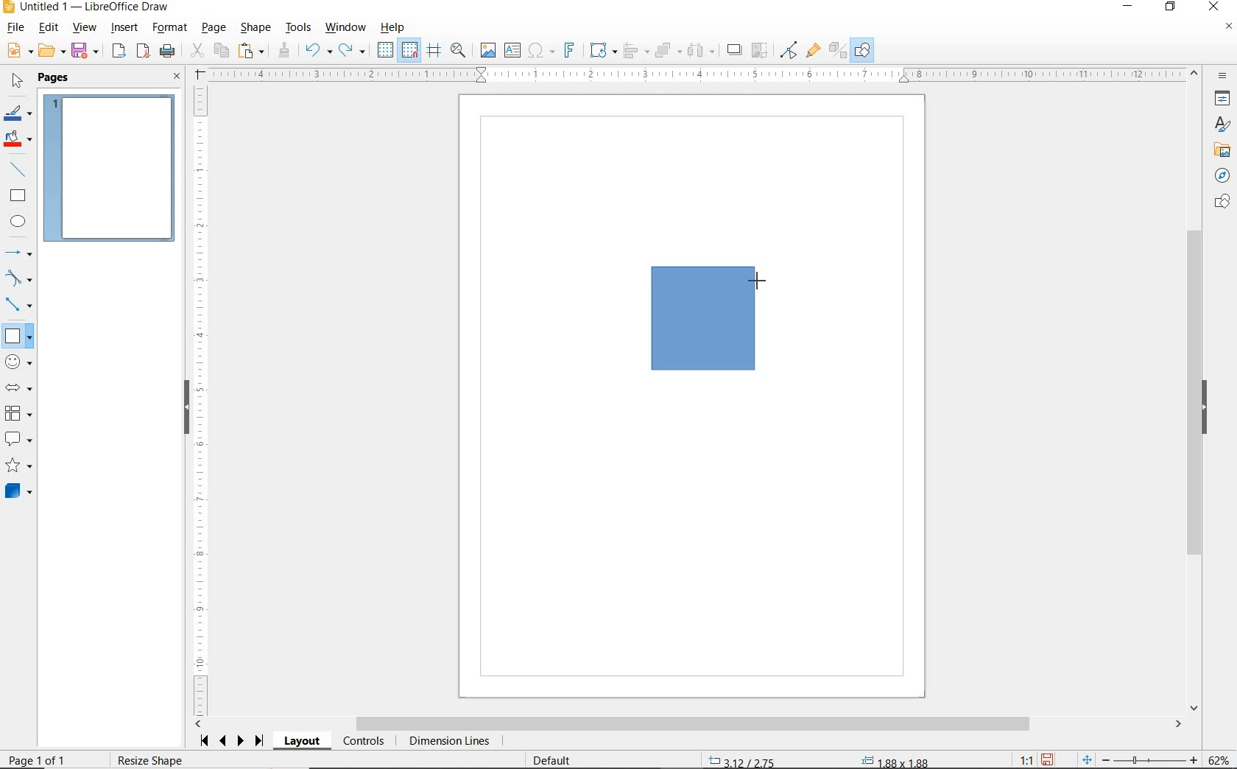 This screenshot has width=1237, height=769. I want to click on ZOOM & PAN, so click(459, 50).